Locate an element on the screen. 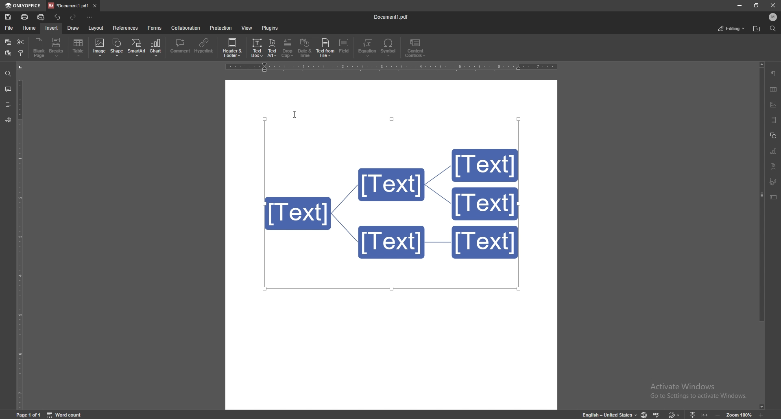 The height and width of the screenshot is (419, 781). copy style is located at coordinates (21, 53).